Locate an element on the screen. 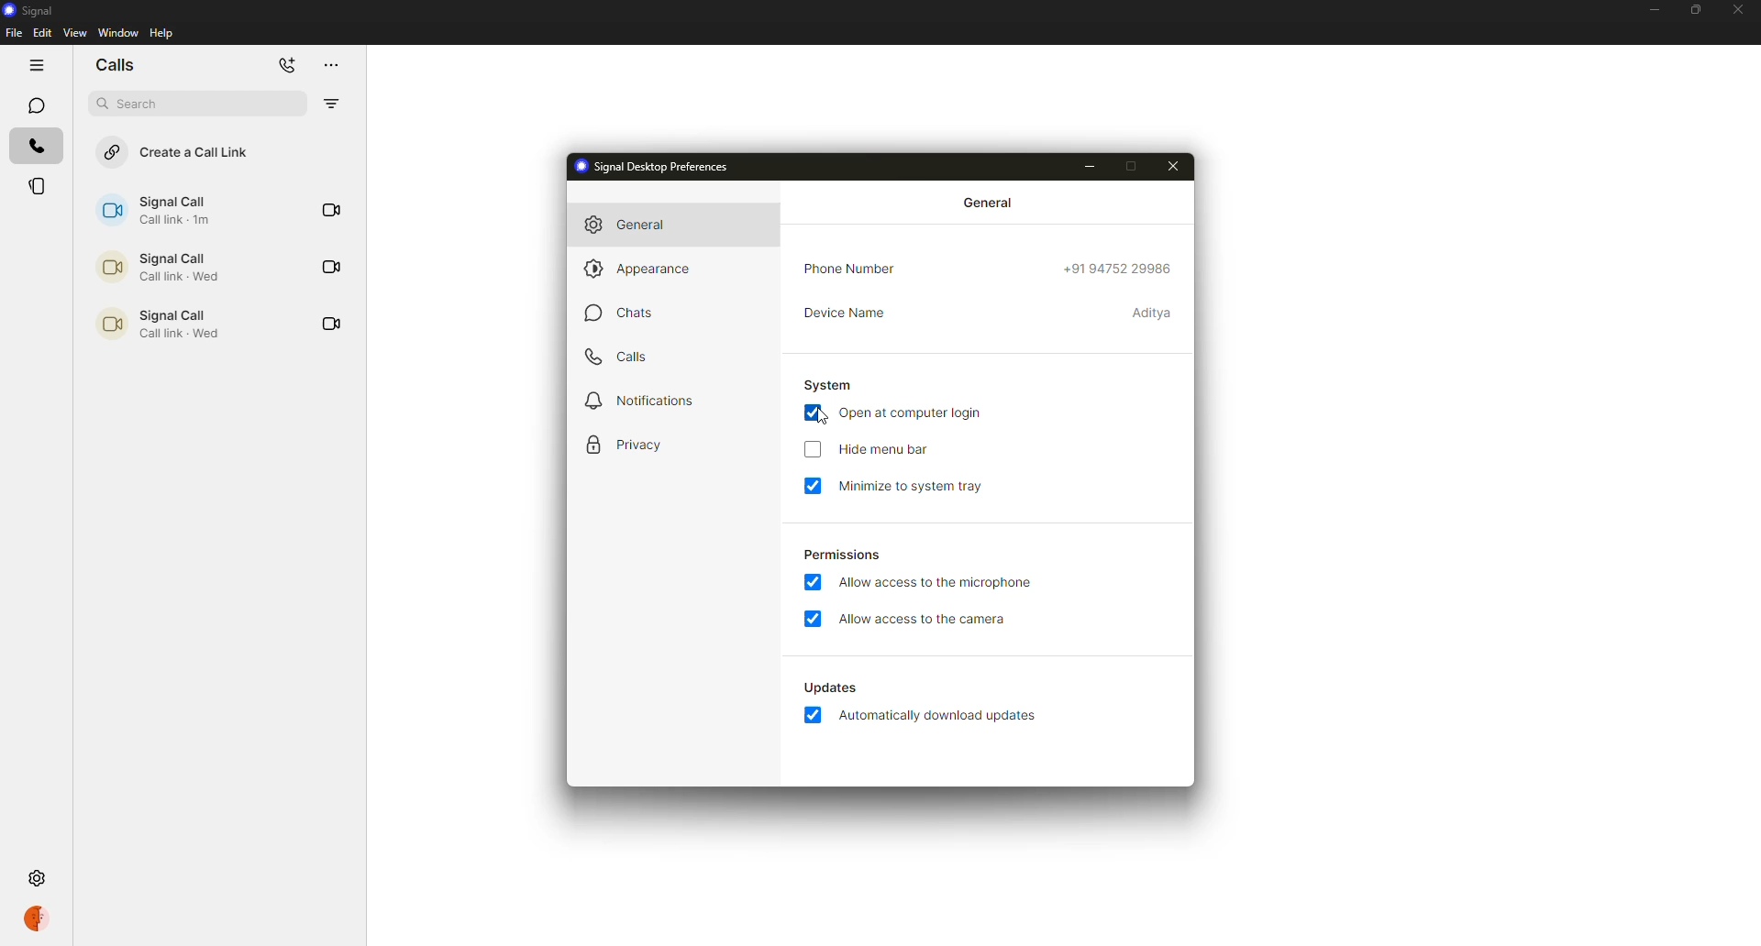 Image resolution: width=1761 pixels, height=946 pixels. allow access to camera is located at coordinates (923, 620).